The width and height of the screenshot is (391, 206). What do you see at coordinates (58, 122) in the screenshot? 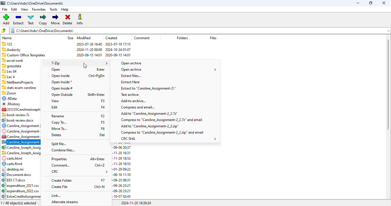
I see `copy to` at bounding box center [58, 122].